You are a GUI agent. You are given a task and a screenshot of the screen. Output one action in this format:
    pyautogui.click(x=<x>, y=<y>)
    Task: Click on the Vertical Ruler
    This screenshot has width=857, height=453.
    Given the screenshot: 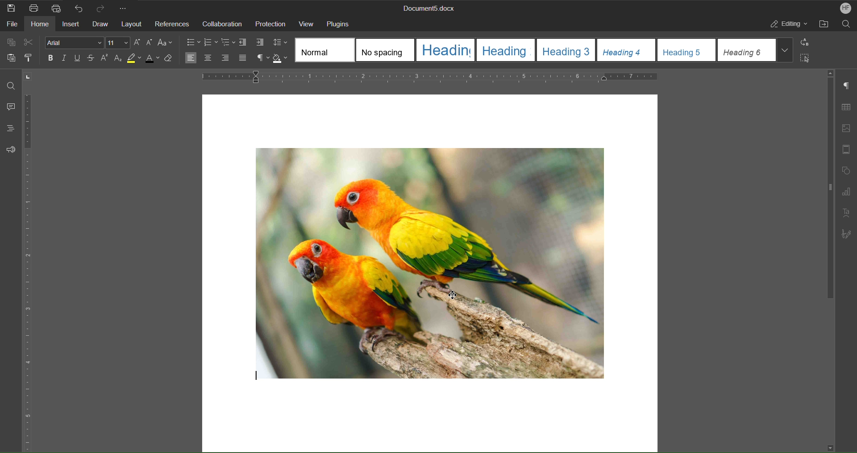 What is the action you would take?
    pyautogui.click(x=29, y=274)
    